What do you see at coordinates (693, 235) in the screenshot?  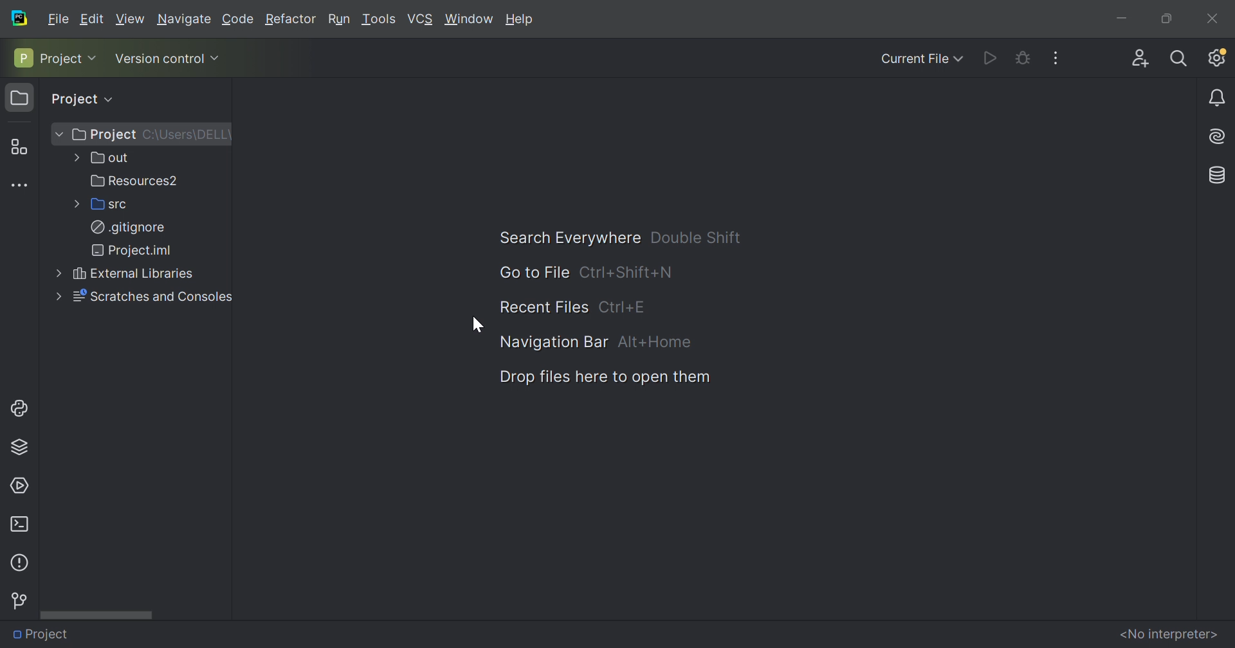 I see `Double Shift` at bounding box center [693, 235].